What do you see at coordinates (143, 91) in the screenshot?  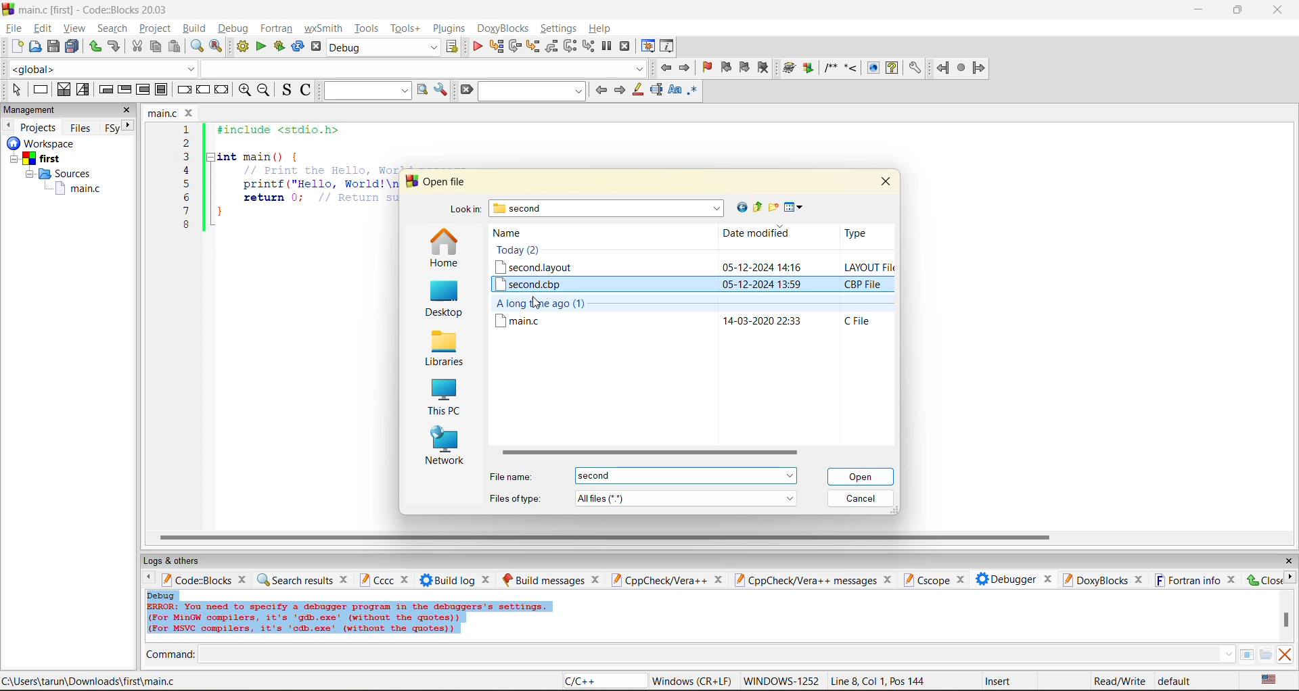 I see `counting loop` at bounding box center [143, 91].